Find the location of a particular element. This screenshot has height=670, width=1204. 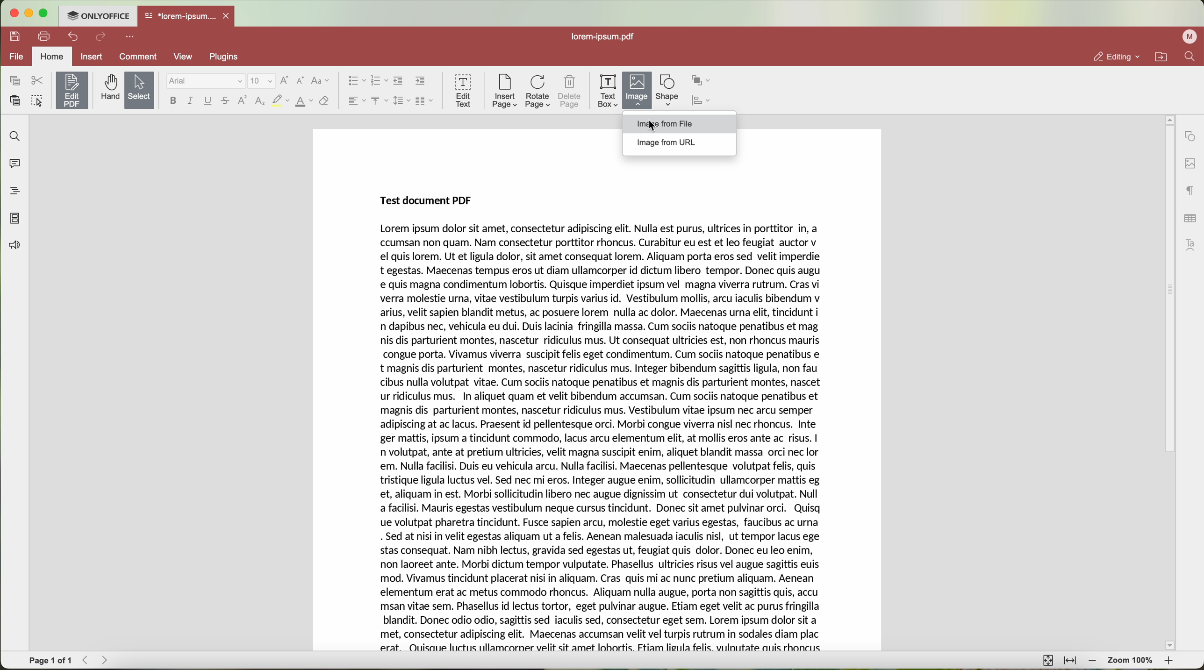

cut is located at coordinates (37, 81).